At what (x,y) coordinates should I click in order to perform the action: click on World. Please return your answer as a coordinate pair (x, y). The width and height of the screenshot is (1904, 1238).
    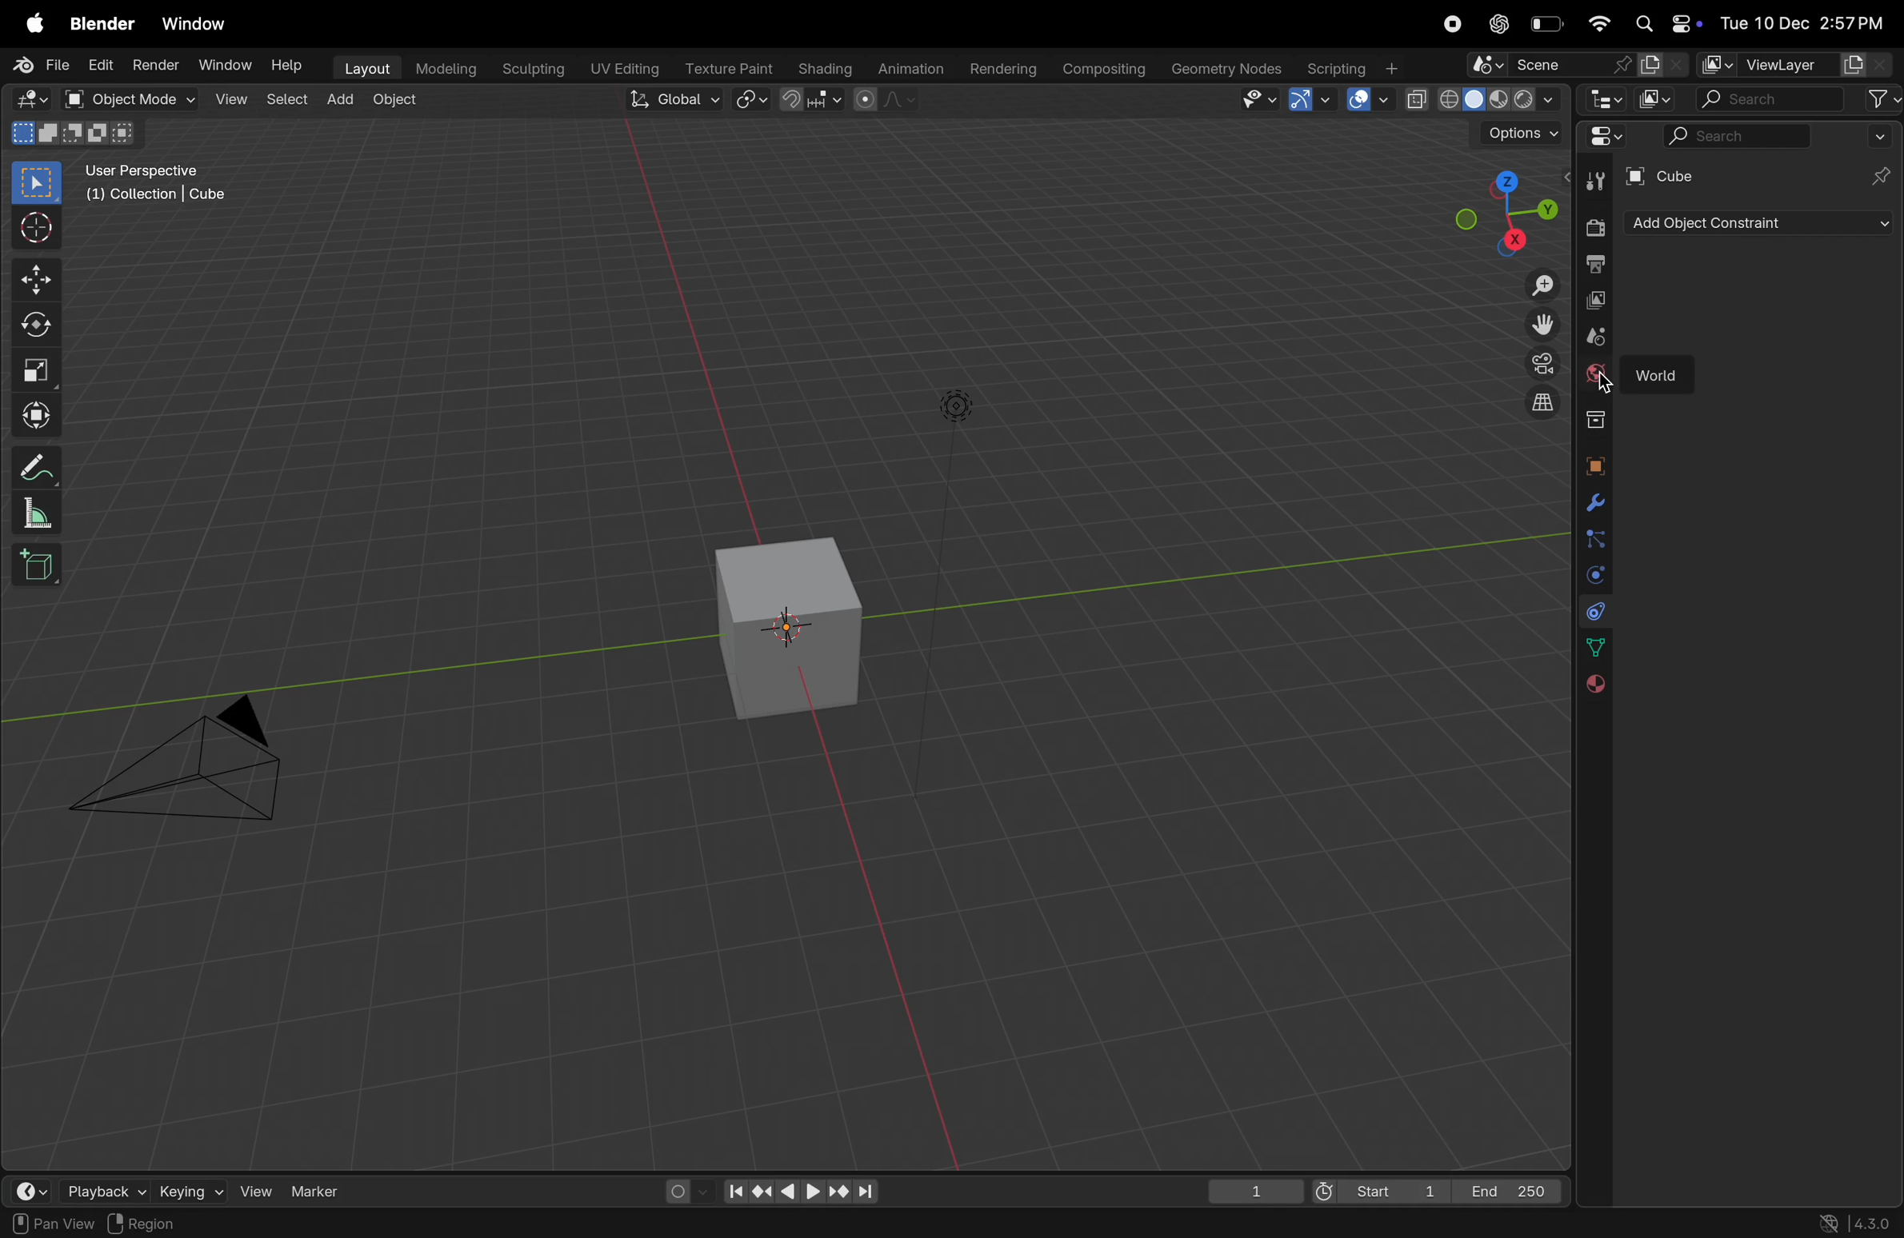
    Looking at the image, I should click on (1595, 375).